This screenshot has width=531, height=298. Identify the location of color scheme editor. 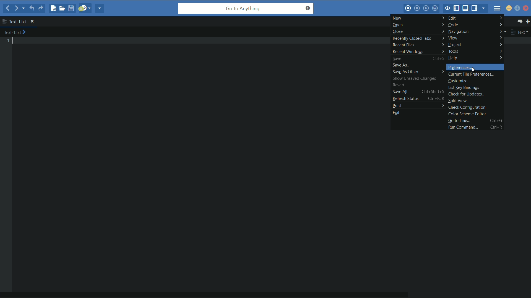
(467, 113).